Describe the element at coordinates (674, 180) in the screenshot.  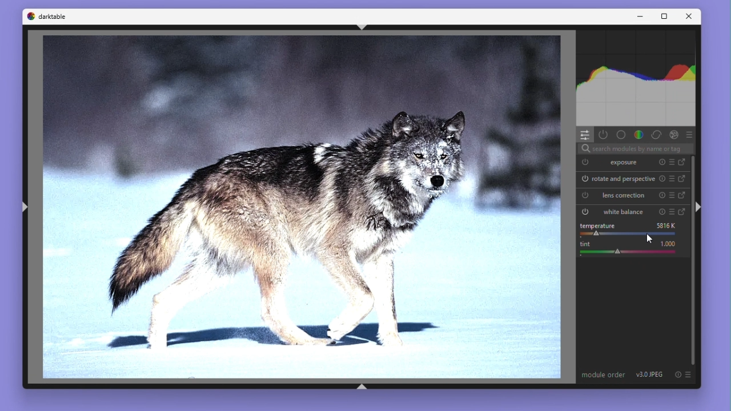
I see `Preset` at that location.